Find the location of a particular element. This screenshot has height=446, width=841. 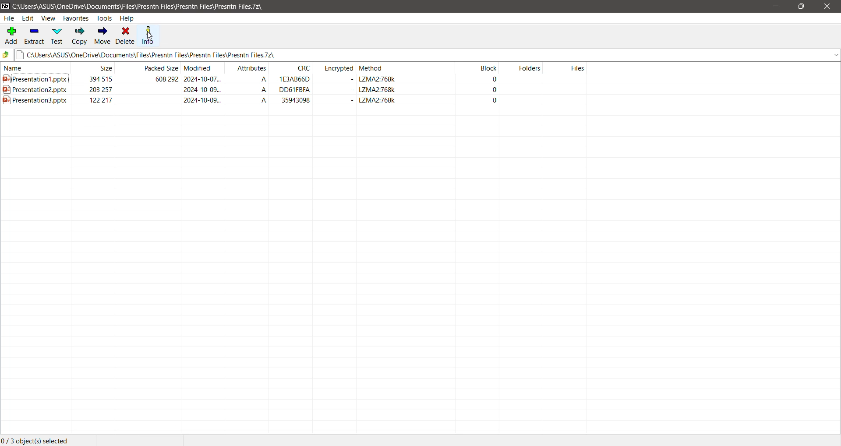

Files is located at coordinates (575, 69).